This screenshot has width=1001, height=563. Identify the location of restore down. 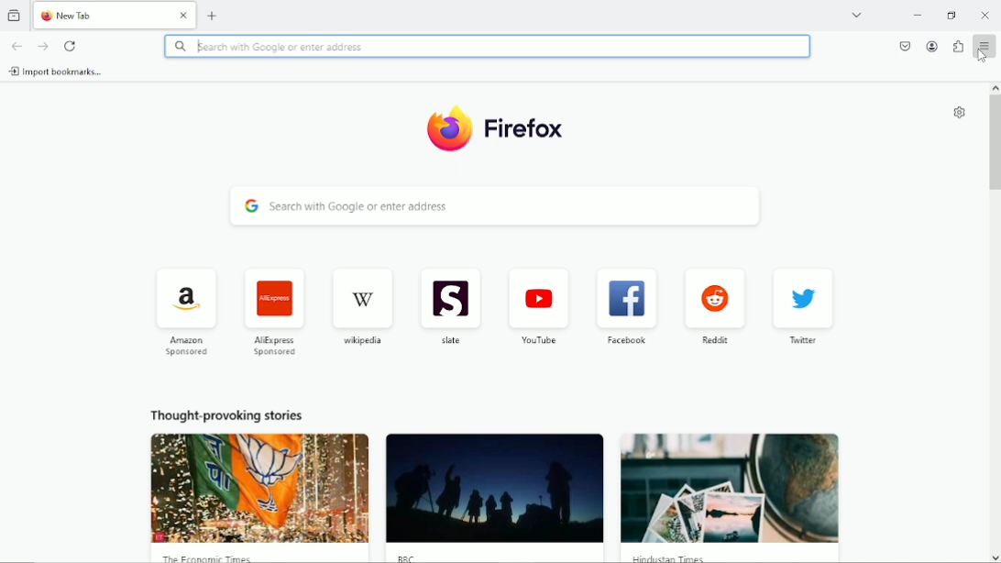
(952, 15).